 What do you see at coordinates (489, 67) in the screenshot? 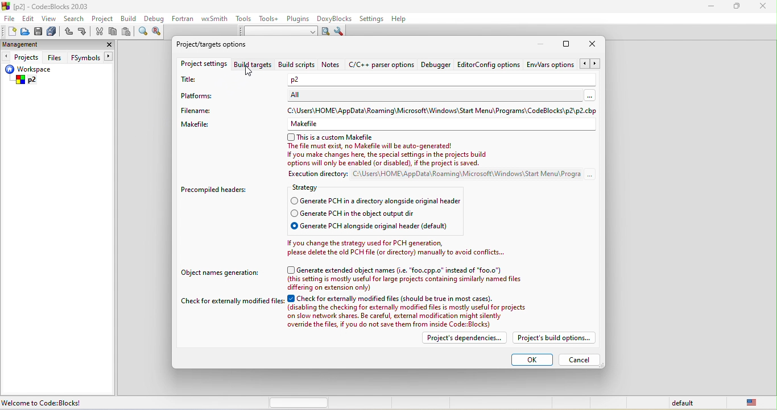
I see `editor config option` at bounding box center [489, 67].